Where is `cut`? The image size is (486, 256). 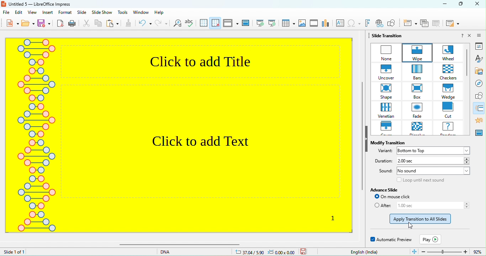 cut is located at coordinates (449, 110).